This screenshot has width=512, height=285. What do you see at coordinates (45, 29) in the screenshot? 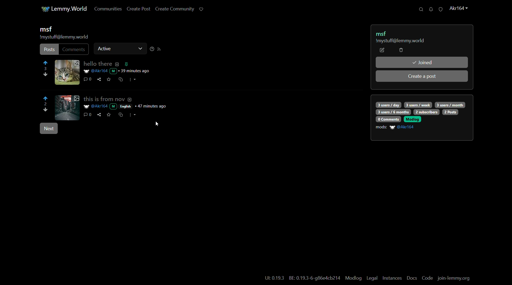
I see `community name` at bounding box center [45, 29].